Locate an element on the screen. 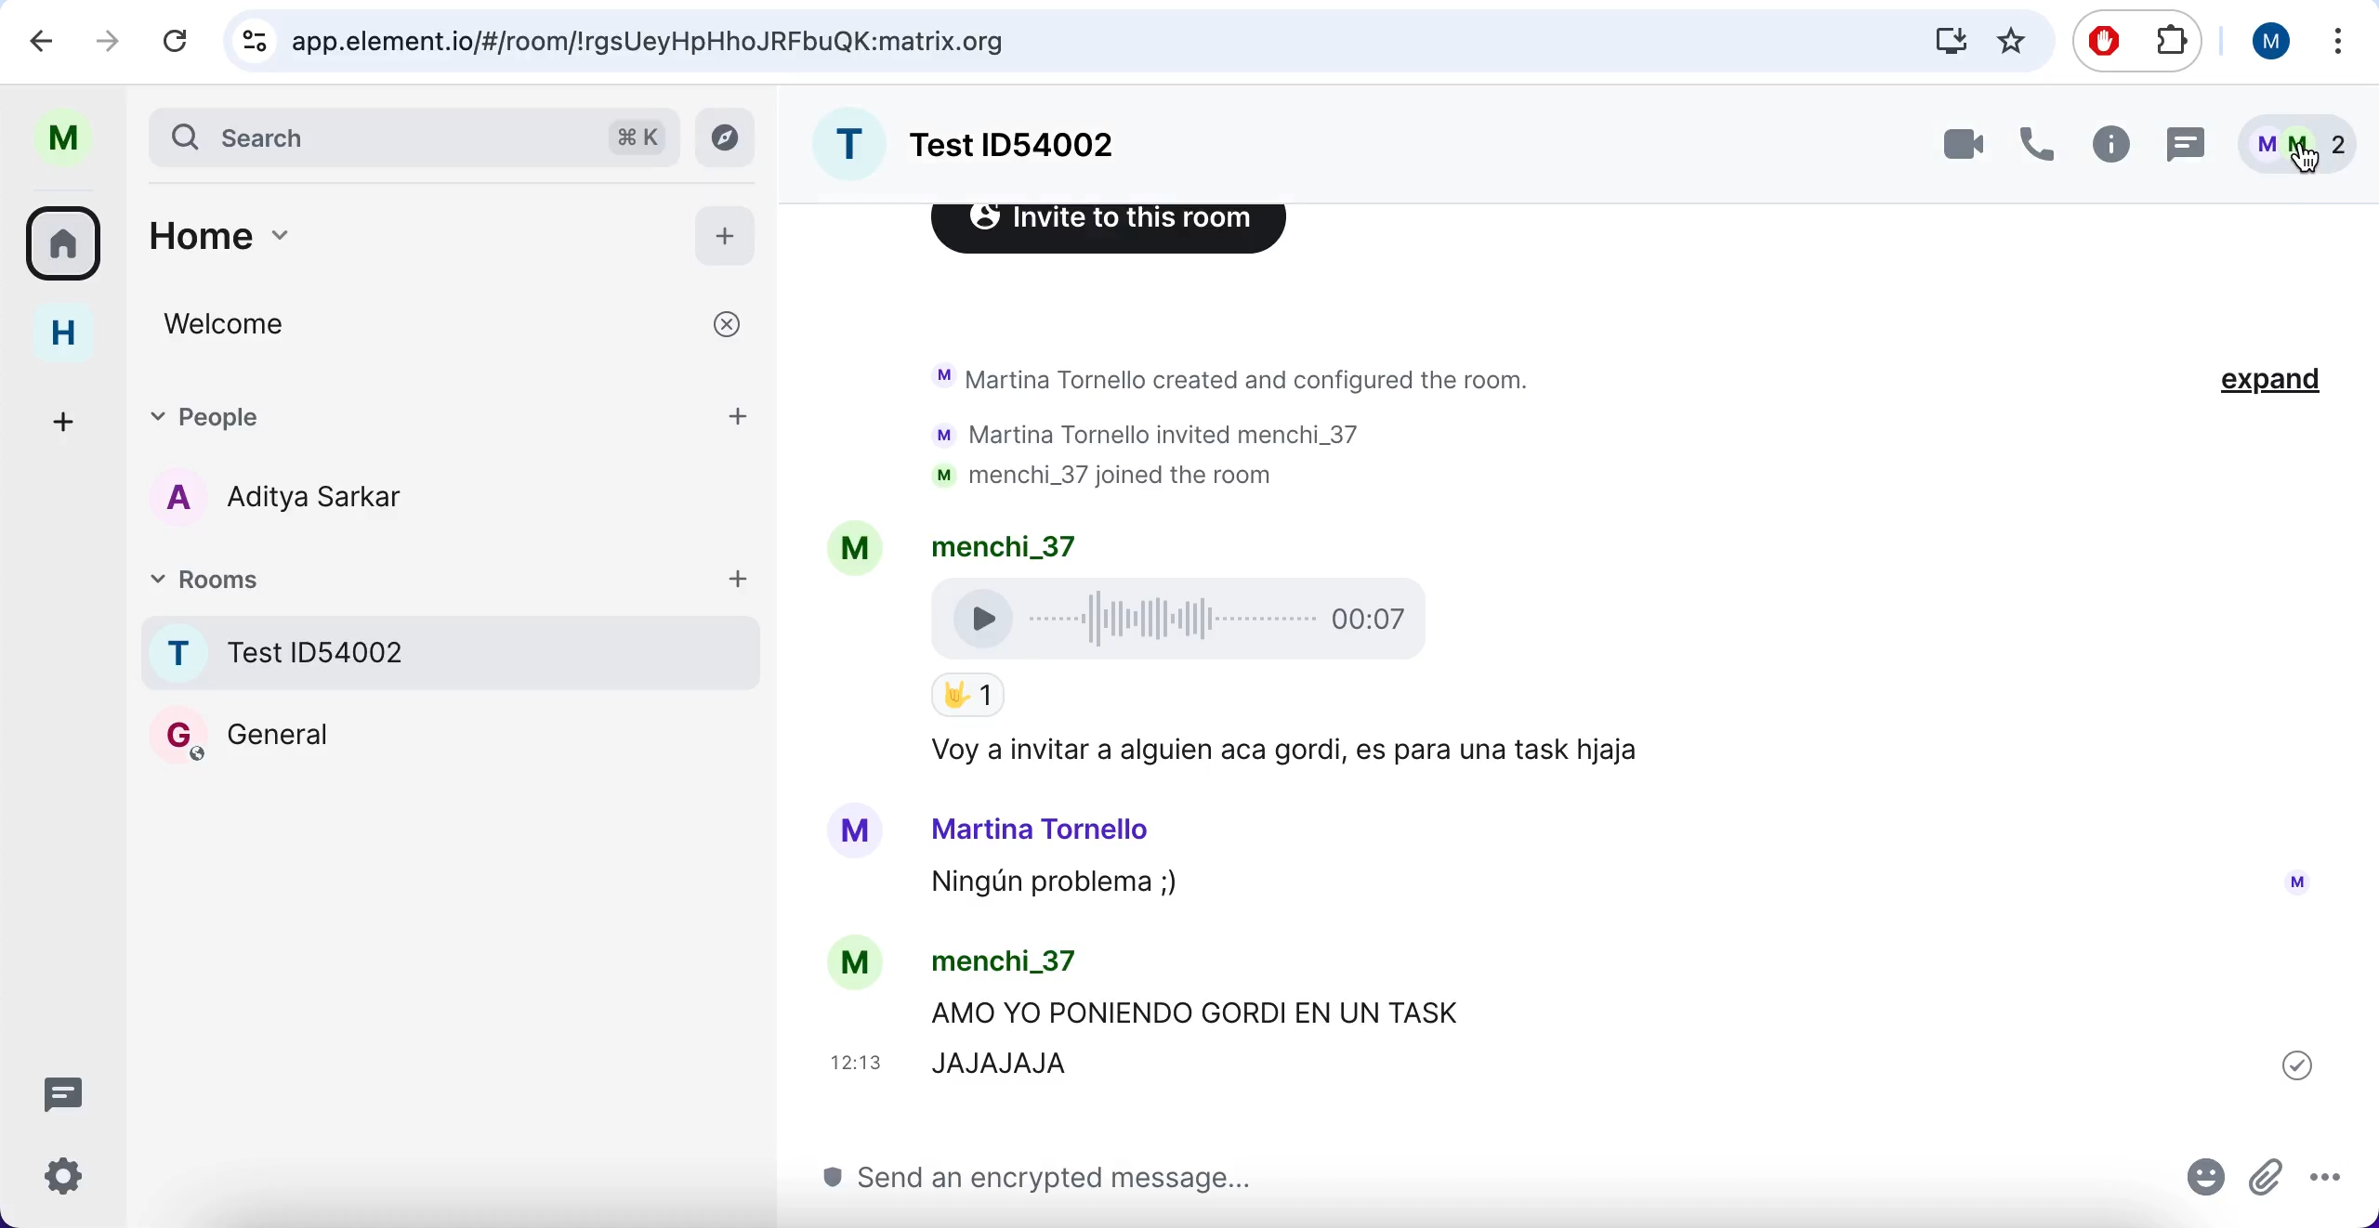 The height and width of the screenshot is (1228, 2379). chat is located at coordinates (72, 1091).